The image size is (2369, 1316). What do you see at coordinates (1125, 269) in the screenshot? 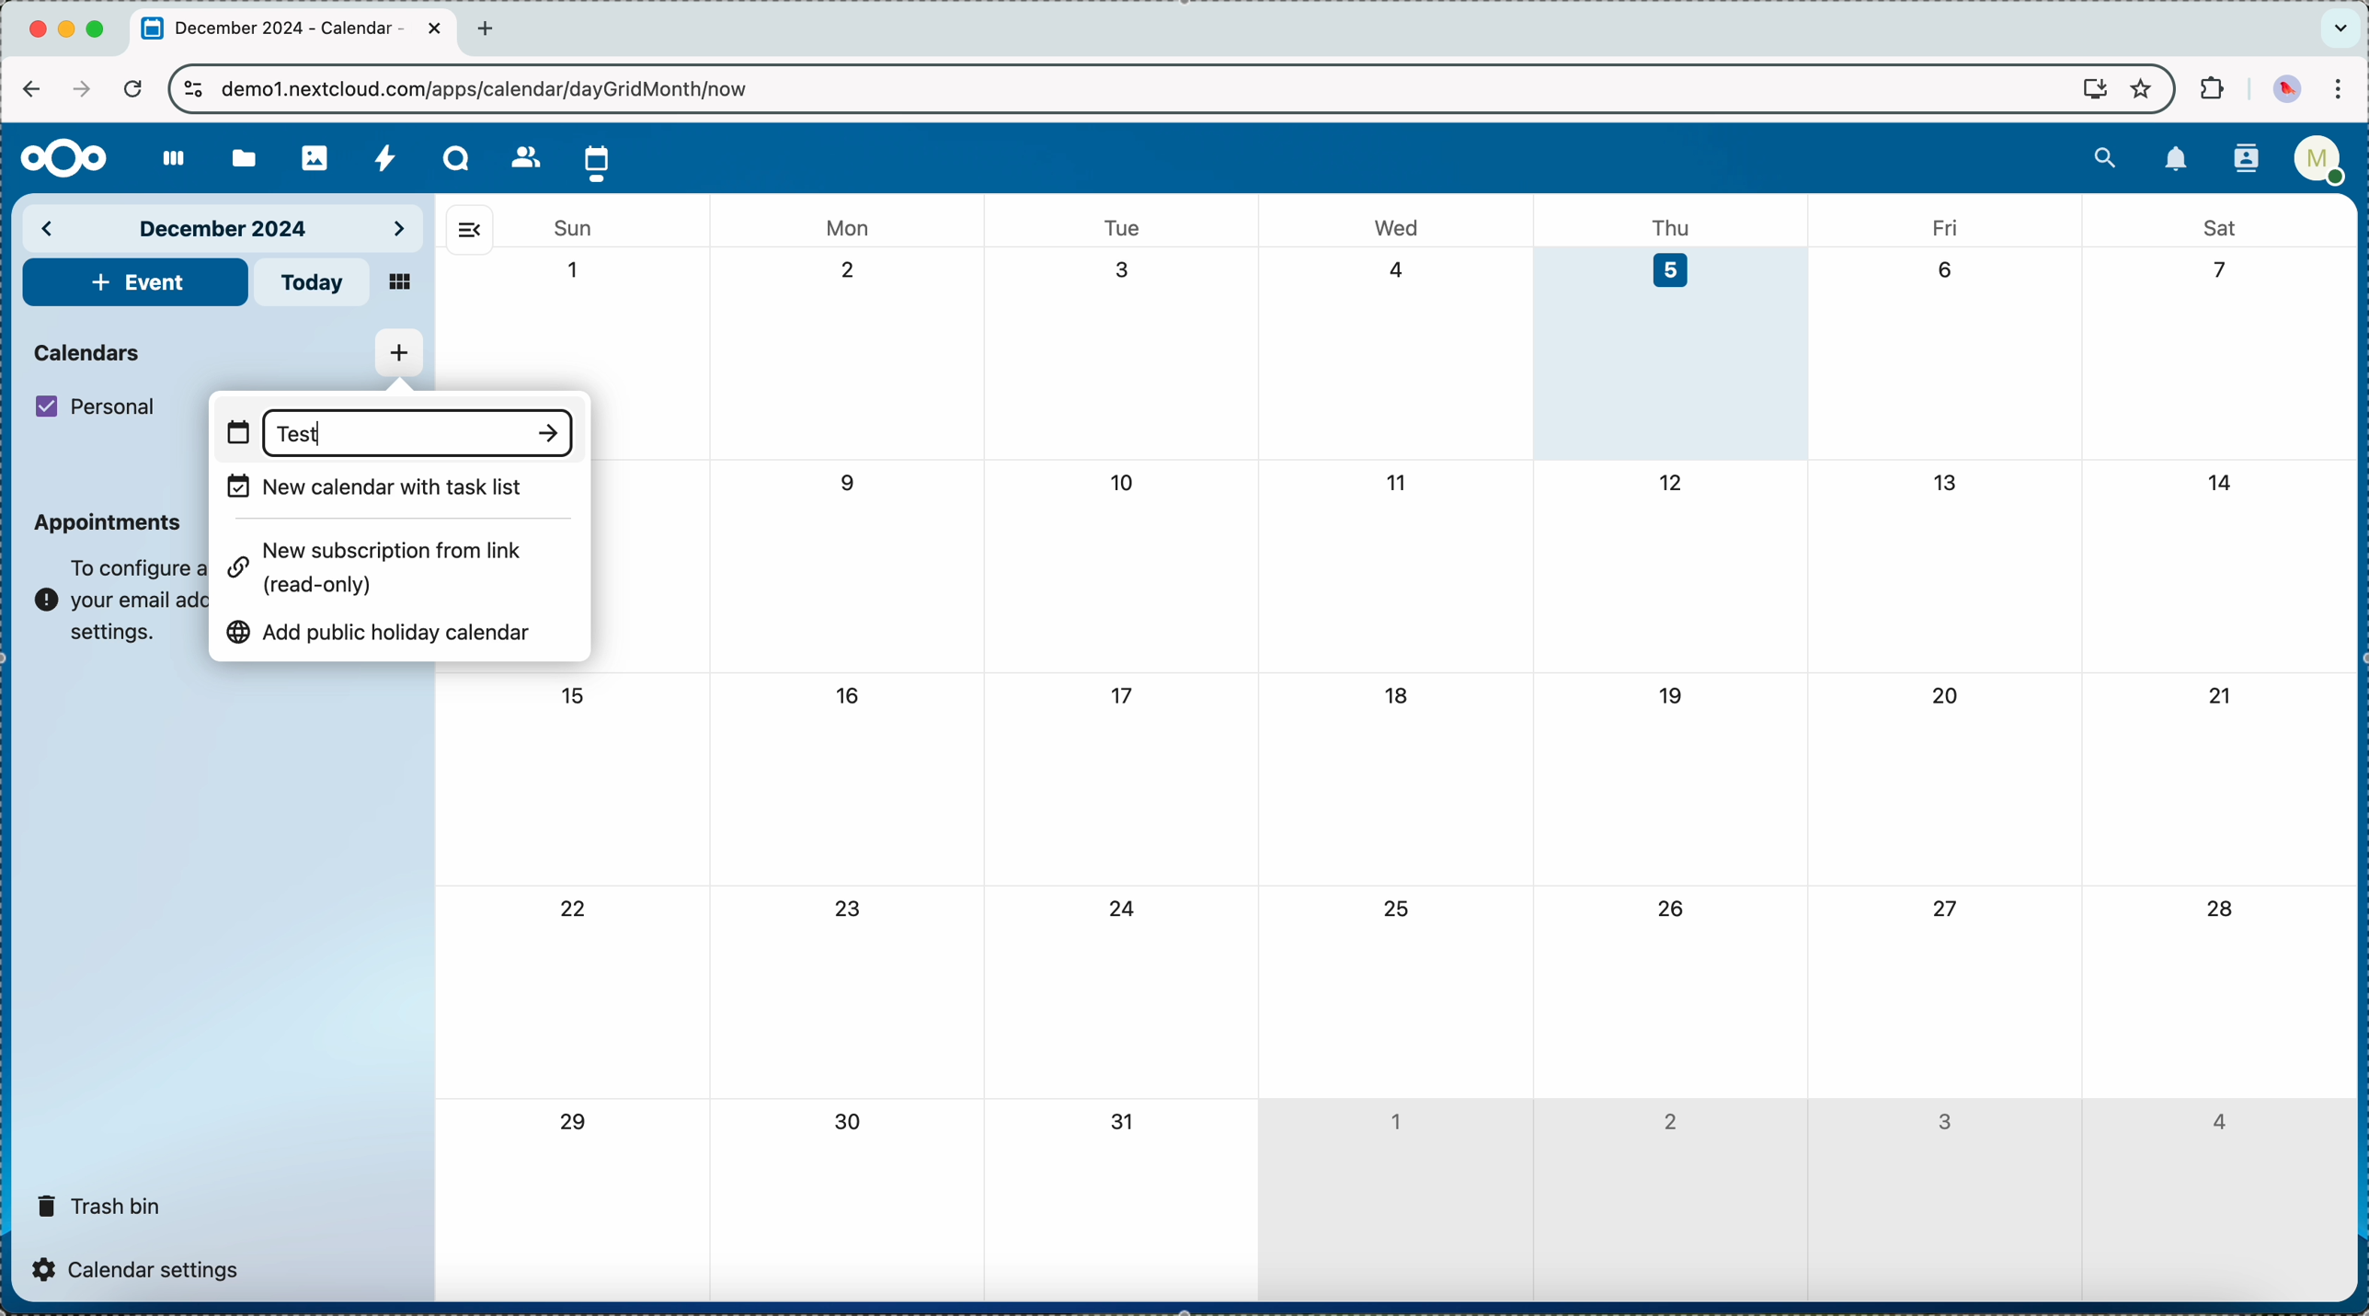
I see `3` at bounding box center [1125, 269].